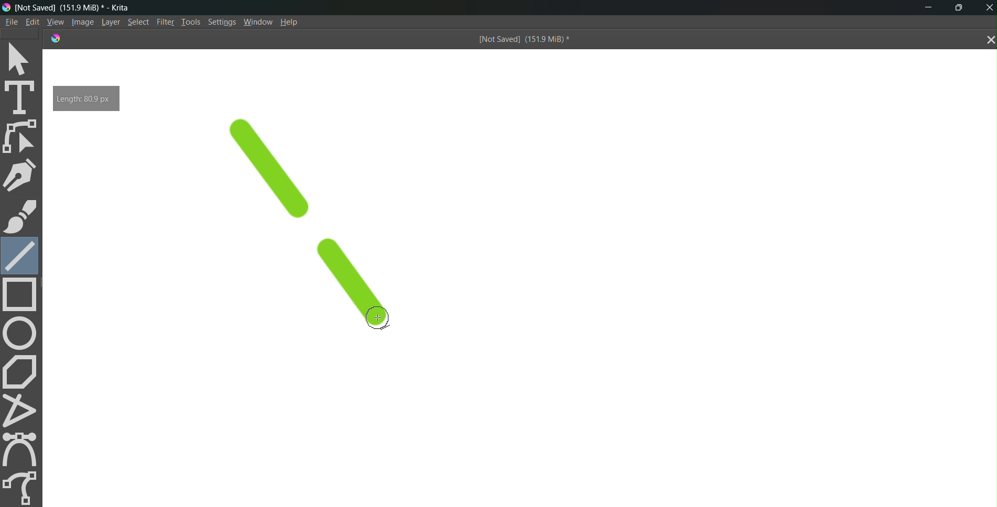 This screenshot has width=997, height=507. Describe the element at coordinates (258, 22) in the screenshot. I see `Window` at that location.